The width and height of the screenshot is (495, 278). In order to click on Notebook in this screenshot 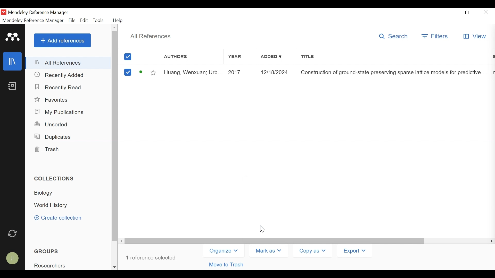, I will do `click(13, 86)`.